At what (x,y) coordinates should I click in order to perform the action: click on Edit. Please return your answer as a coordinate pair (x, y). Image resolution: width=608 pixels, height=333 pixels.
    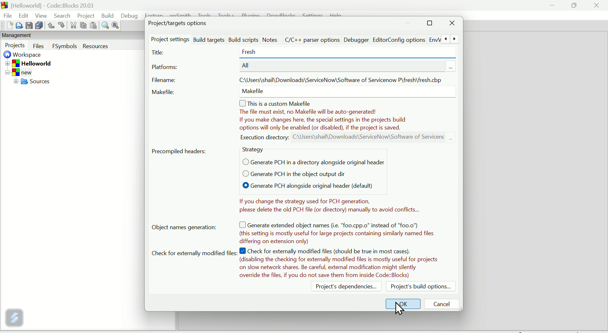
    Looking at the image, I should click on (21, 14).